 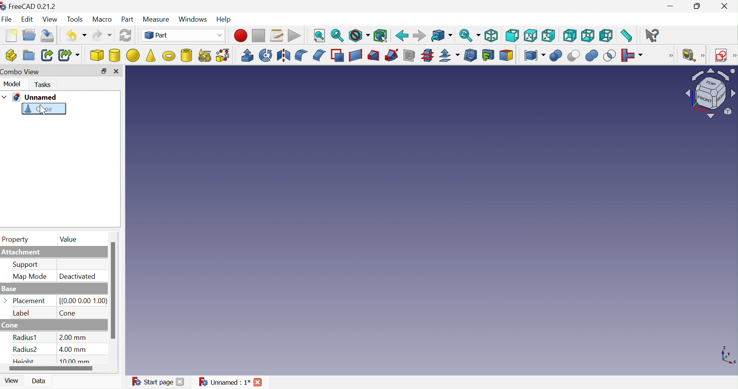 What do you see at coordinates (427, 56) in the screenshot?
I see `Sub-sections` at bounding box center [427, 56].